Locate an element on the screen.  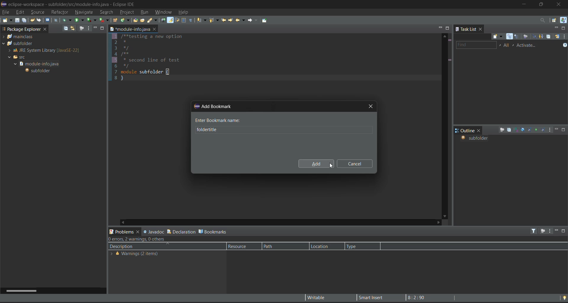
skip all terminals is located at coordinates (57, 20).